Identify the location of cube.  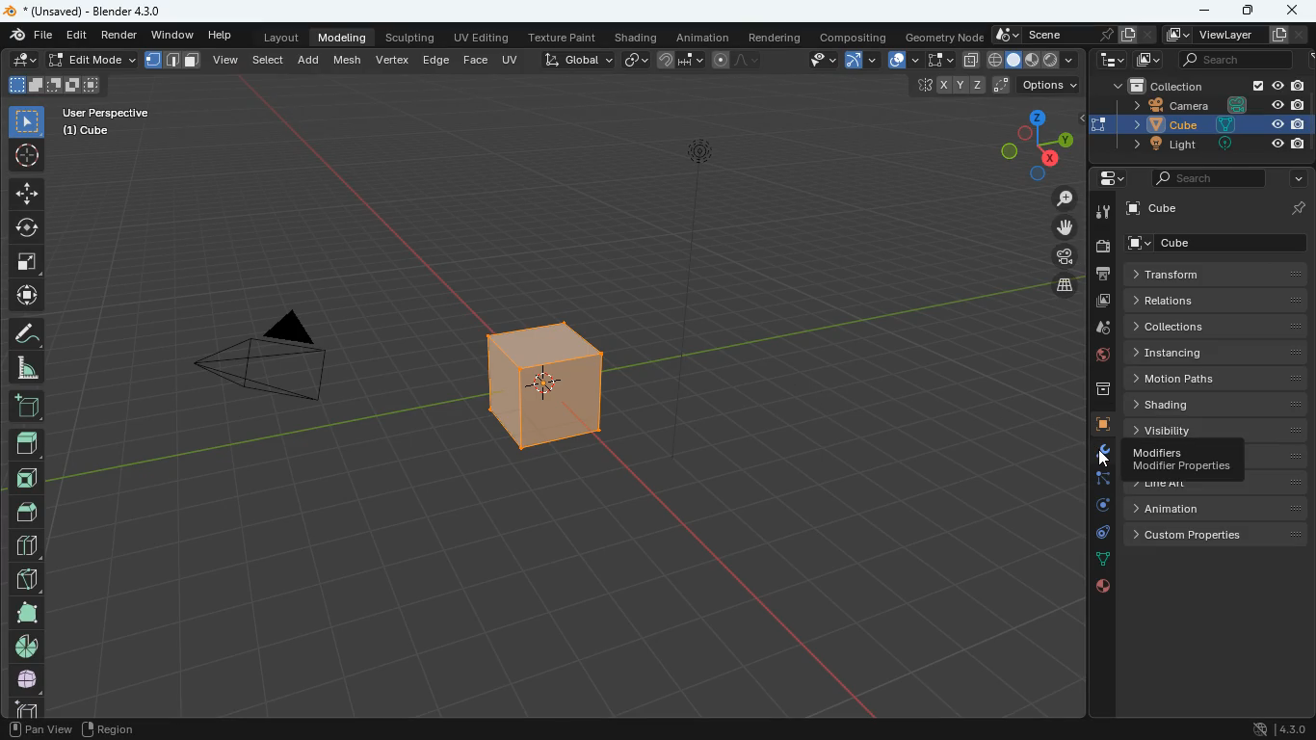
(1218, 207).